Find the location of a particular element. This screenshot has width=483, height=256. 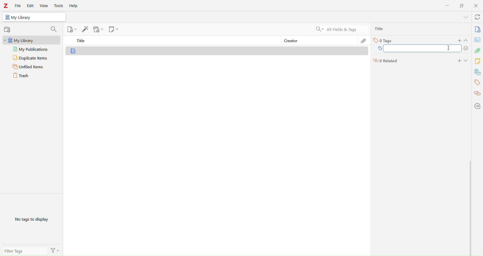

show menu is located at coordinates (461, 19).